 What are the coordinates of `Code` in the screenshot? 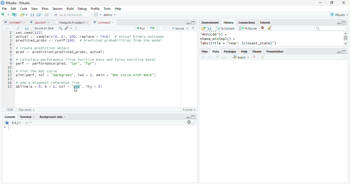 It's located at (24, 8).